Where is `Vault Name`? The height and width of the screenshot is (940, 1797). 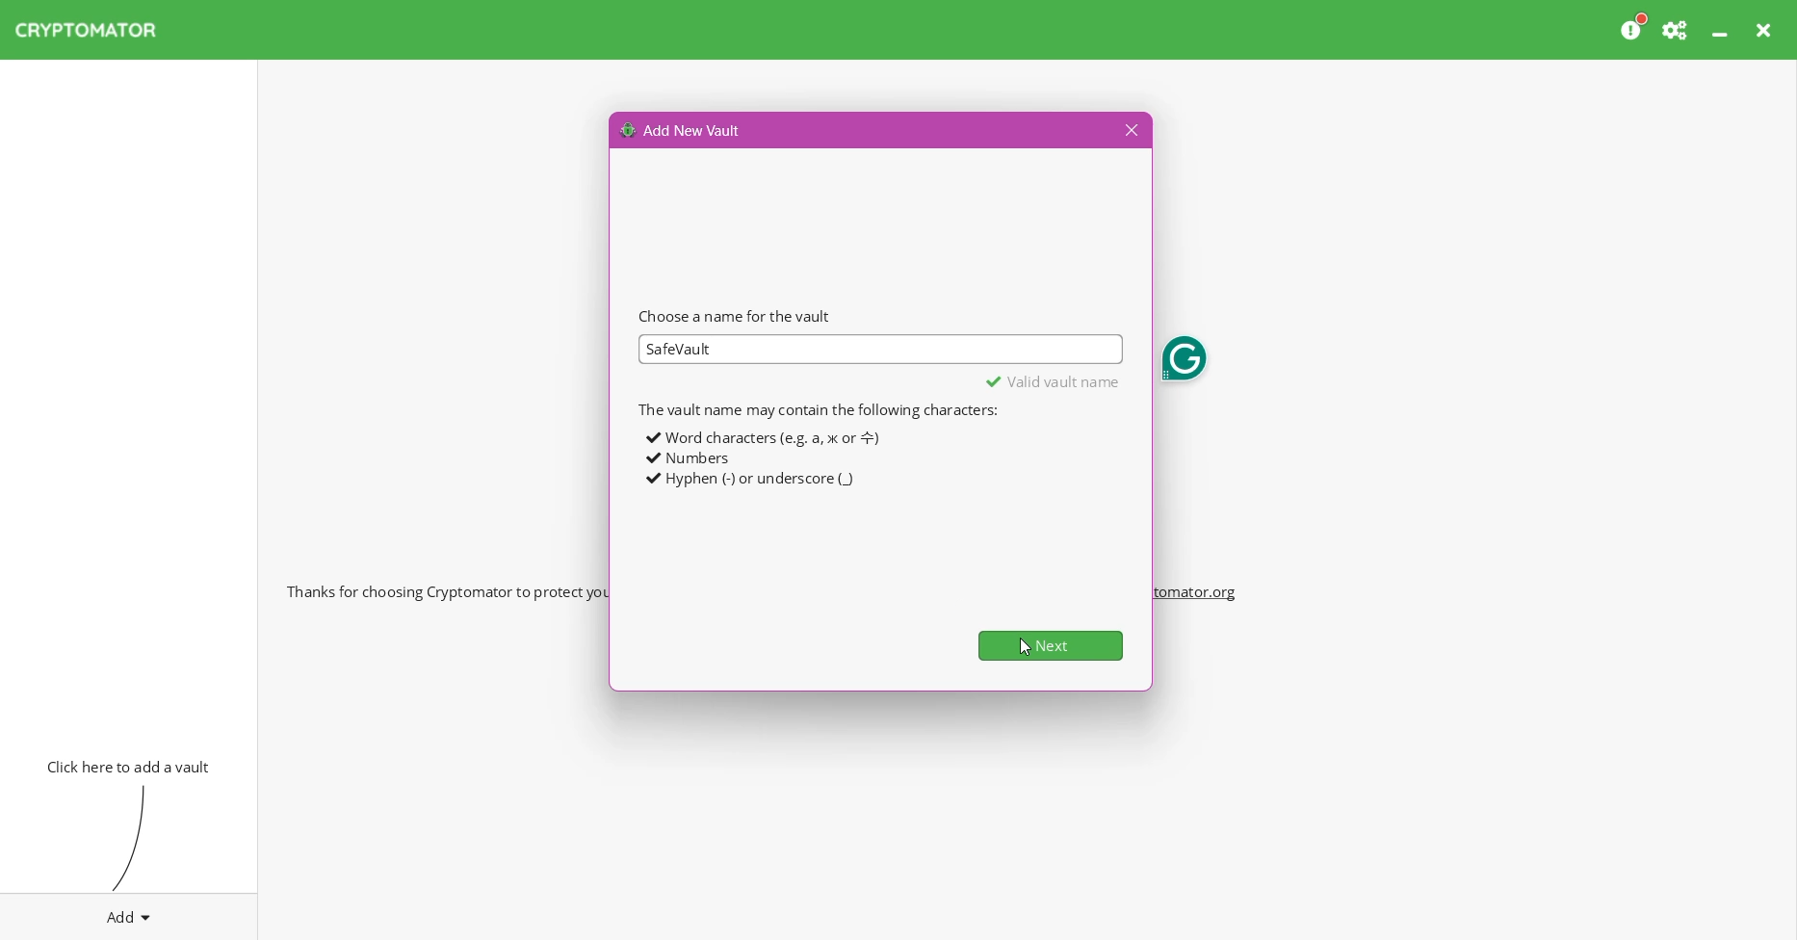
Vault Name is located at coordinates (879, 350).